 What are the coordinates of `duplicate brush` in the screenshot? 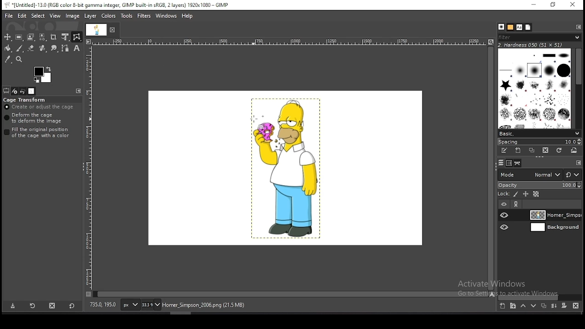 It's located at (534, 151).